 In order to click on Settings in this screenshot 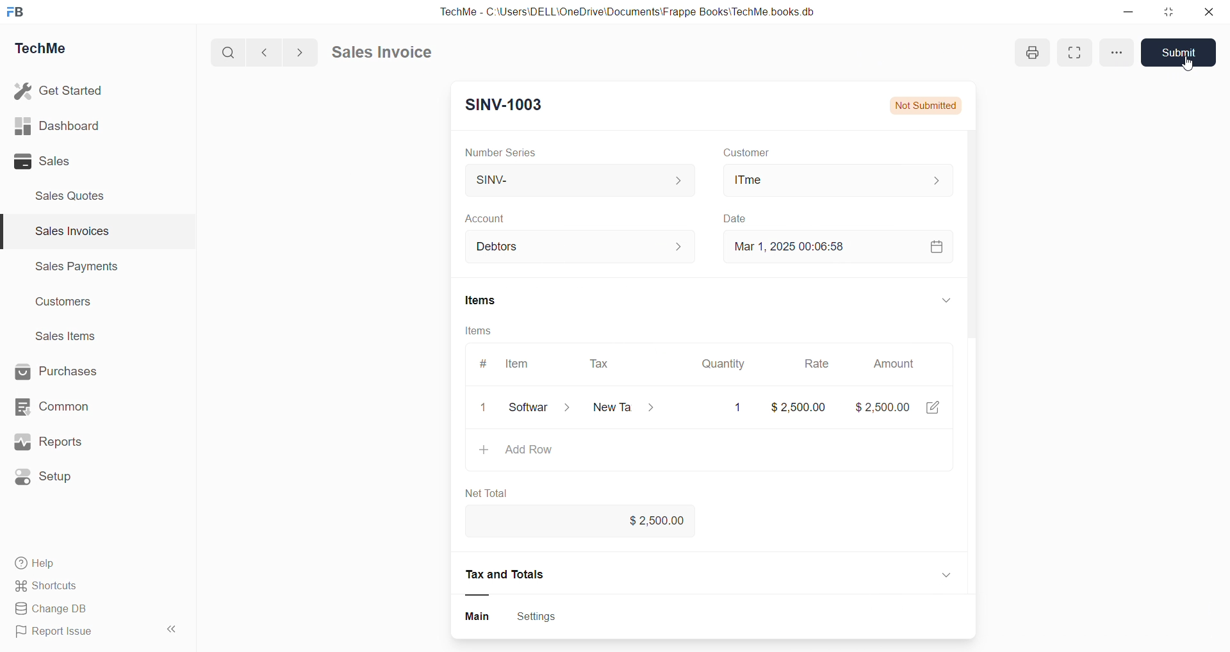, I will do `click(542, 617)`.